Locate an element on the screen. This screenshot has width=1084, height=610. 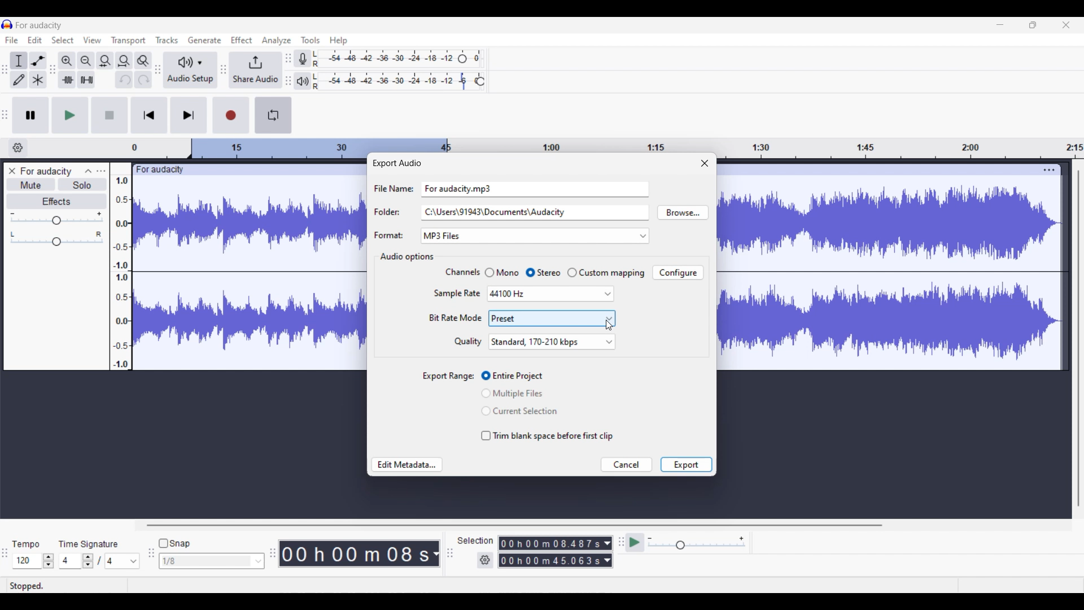
Toggle for Mono is located at coordinates (501, 272).